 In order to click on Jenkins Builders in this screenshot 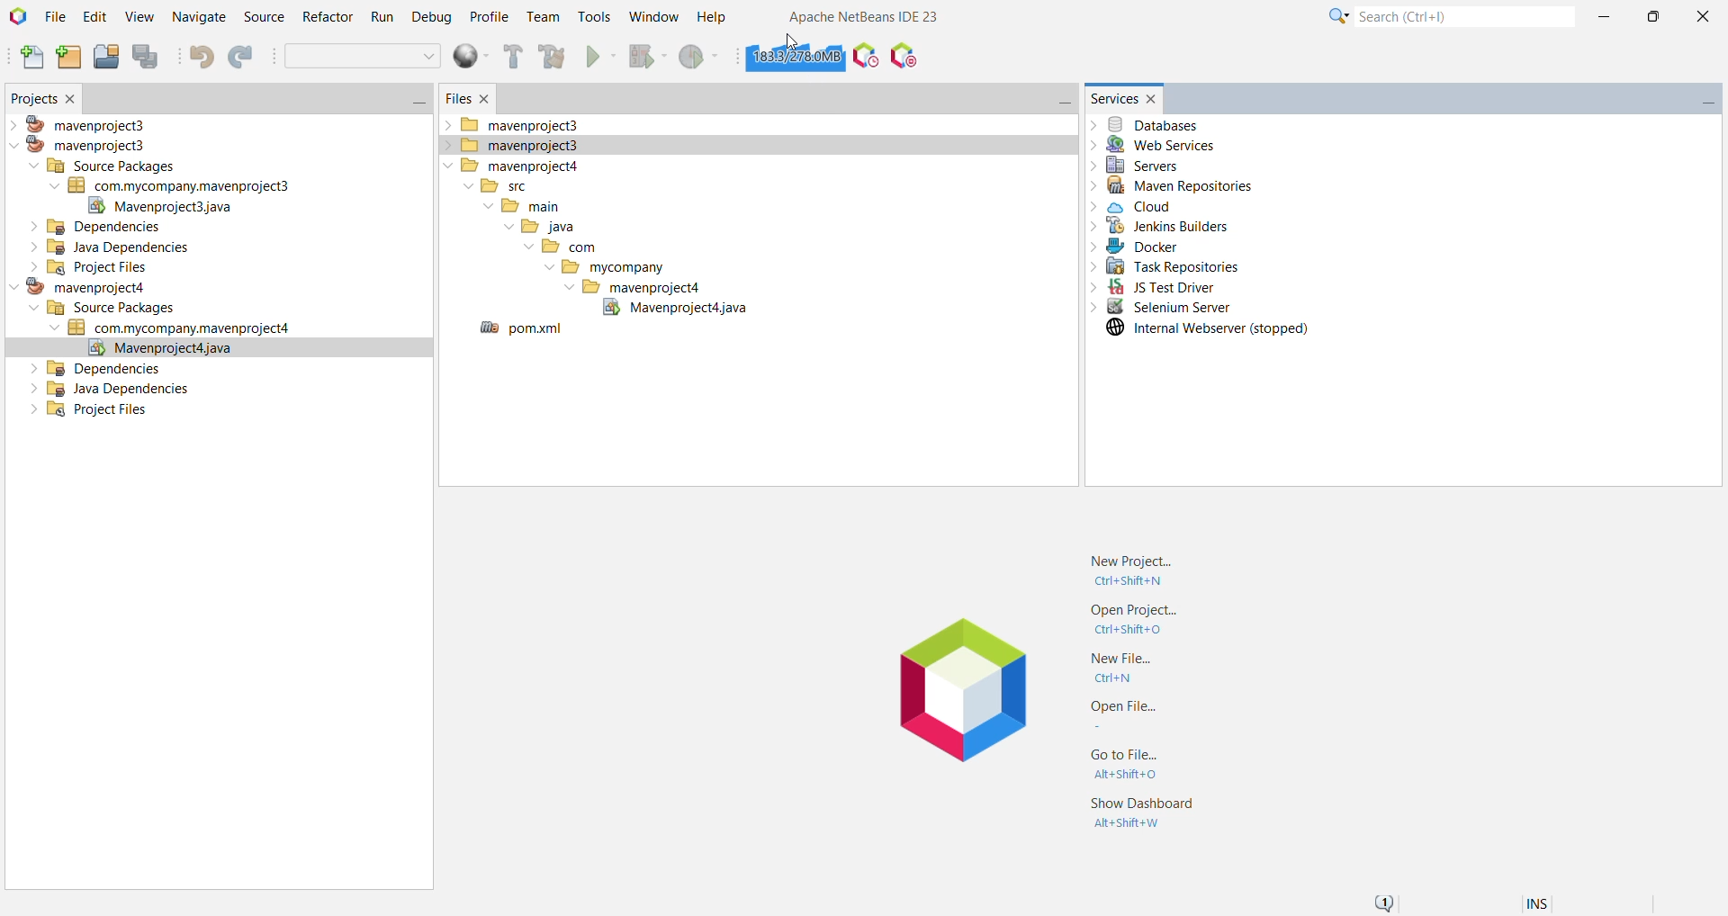, I will do `click(1160, 229)`.